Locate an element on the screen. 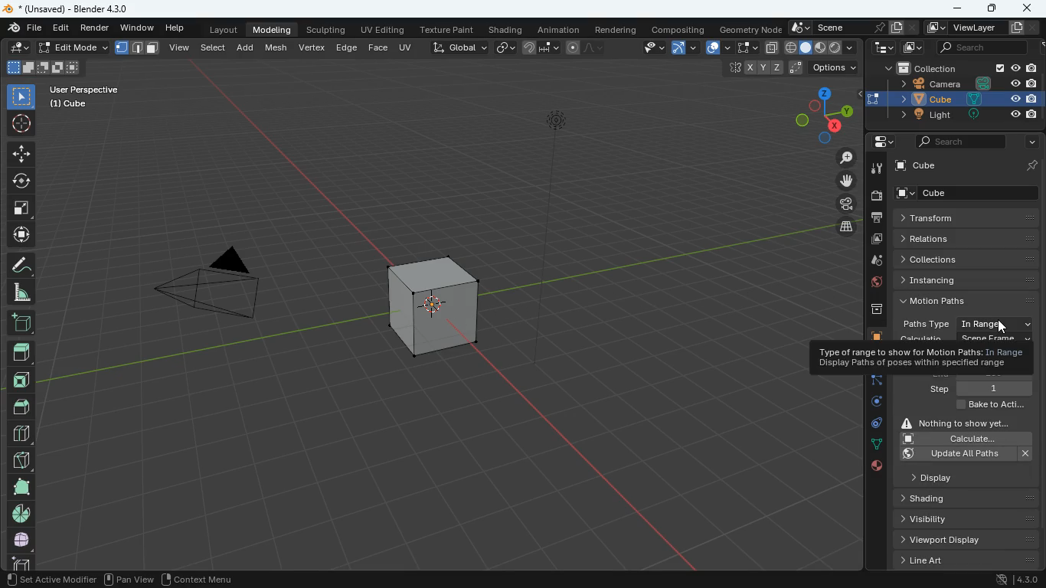 The width and height of the screenshot is (1046, 588). bake is located at coordinates (987, 406).